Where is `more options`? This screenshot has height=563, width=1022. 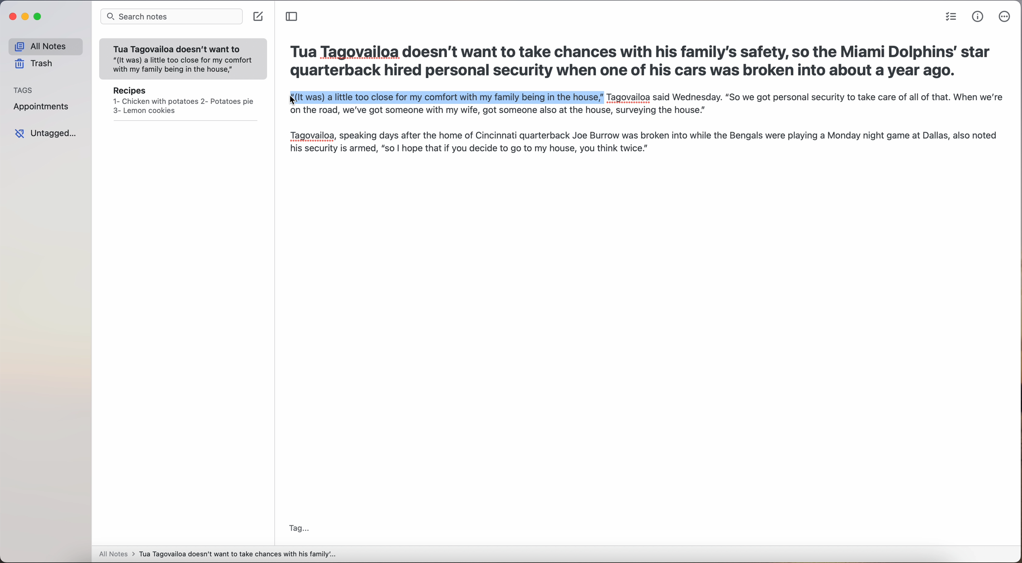 more options is located at coordinates (1005, 17).